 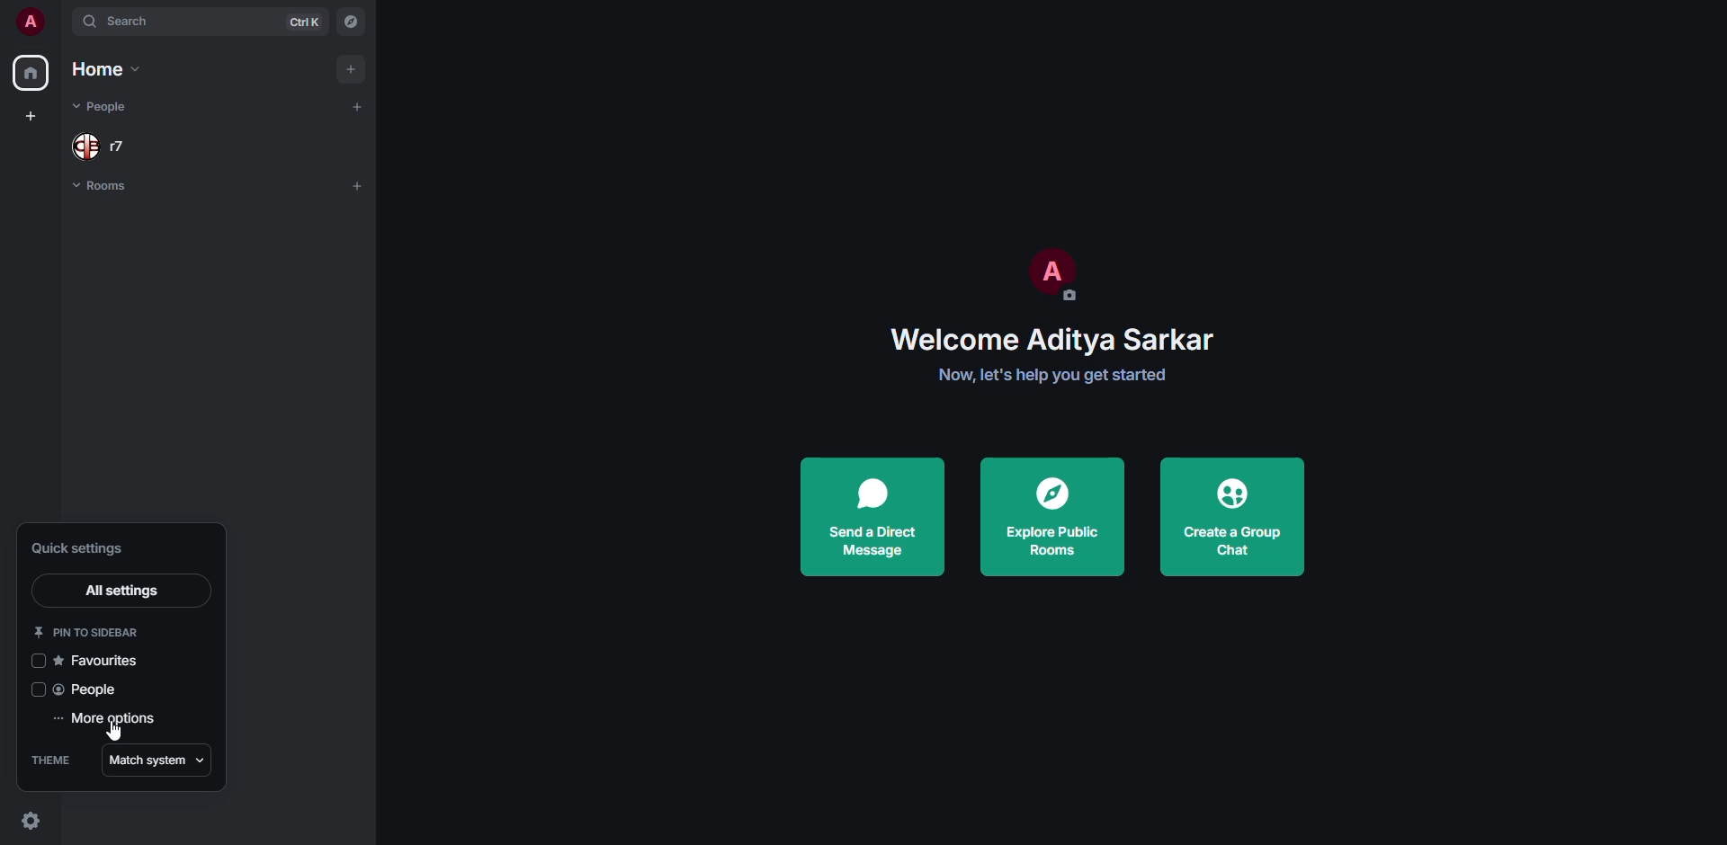 I want to click on more options, so click(x=109, y=720).